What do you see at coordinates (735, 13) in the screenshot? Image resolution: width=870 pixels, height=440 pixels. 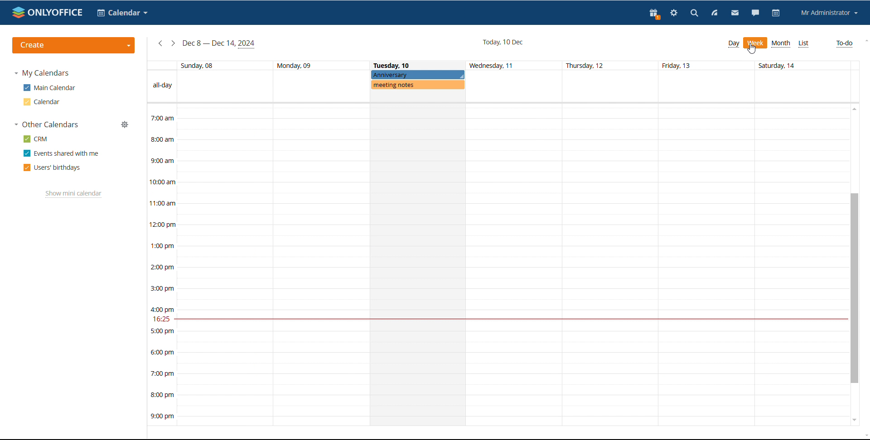 I see `mail` at bounding box center [735, 13].